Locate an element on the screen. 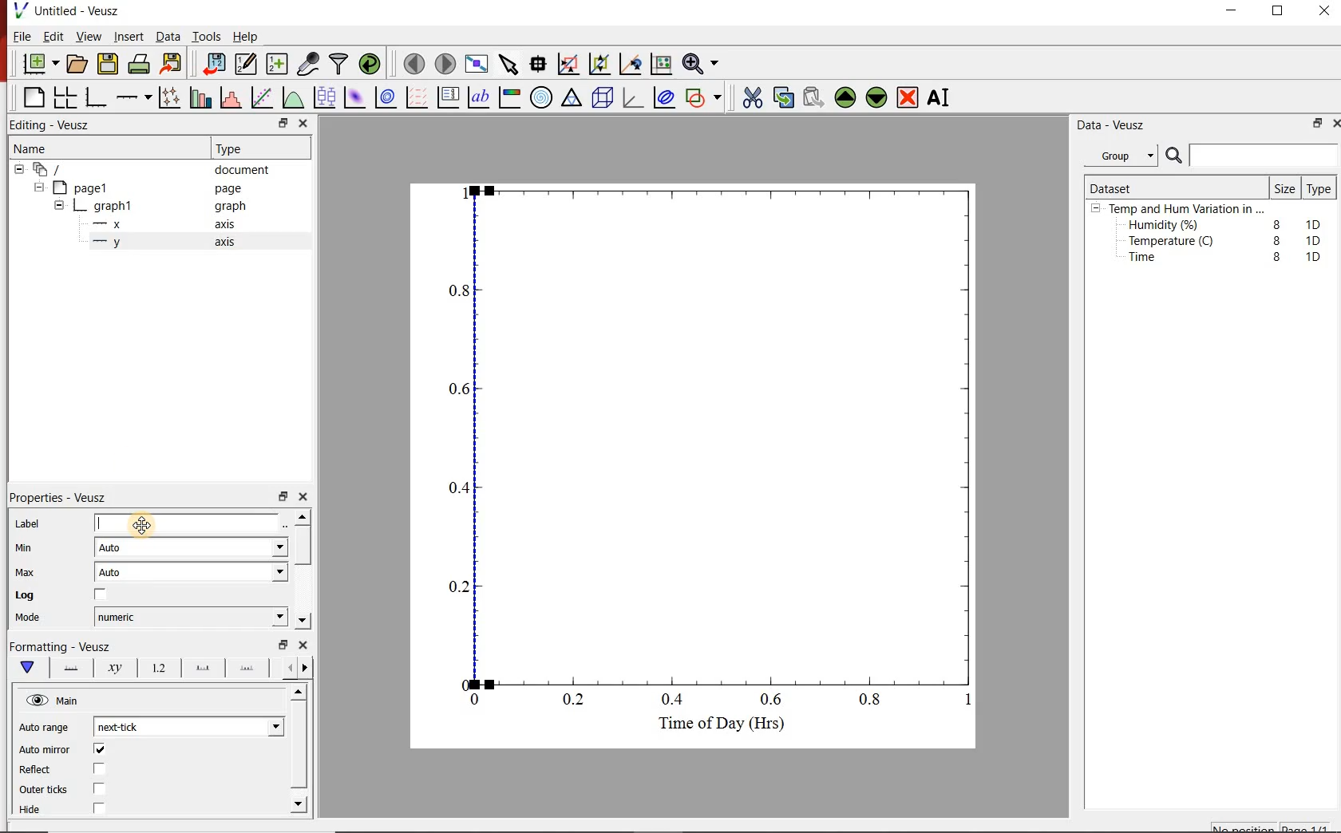 This screenshot has width=1341, height=833. Edit is located at coordinates (53, 38).